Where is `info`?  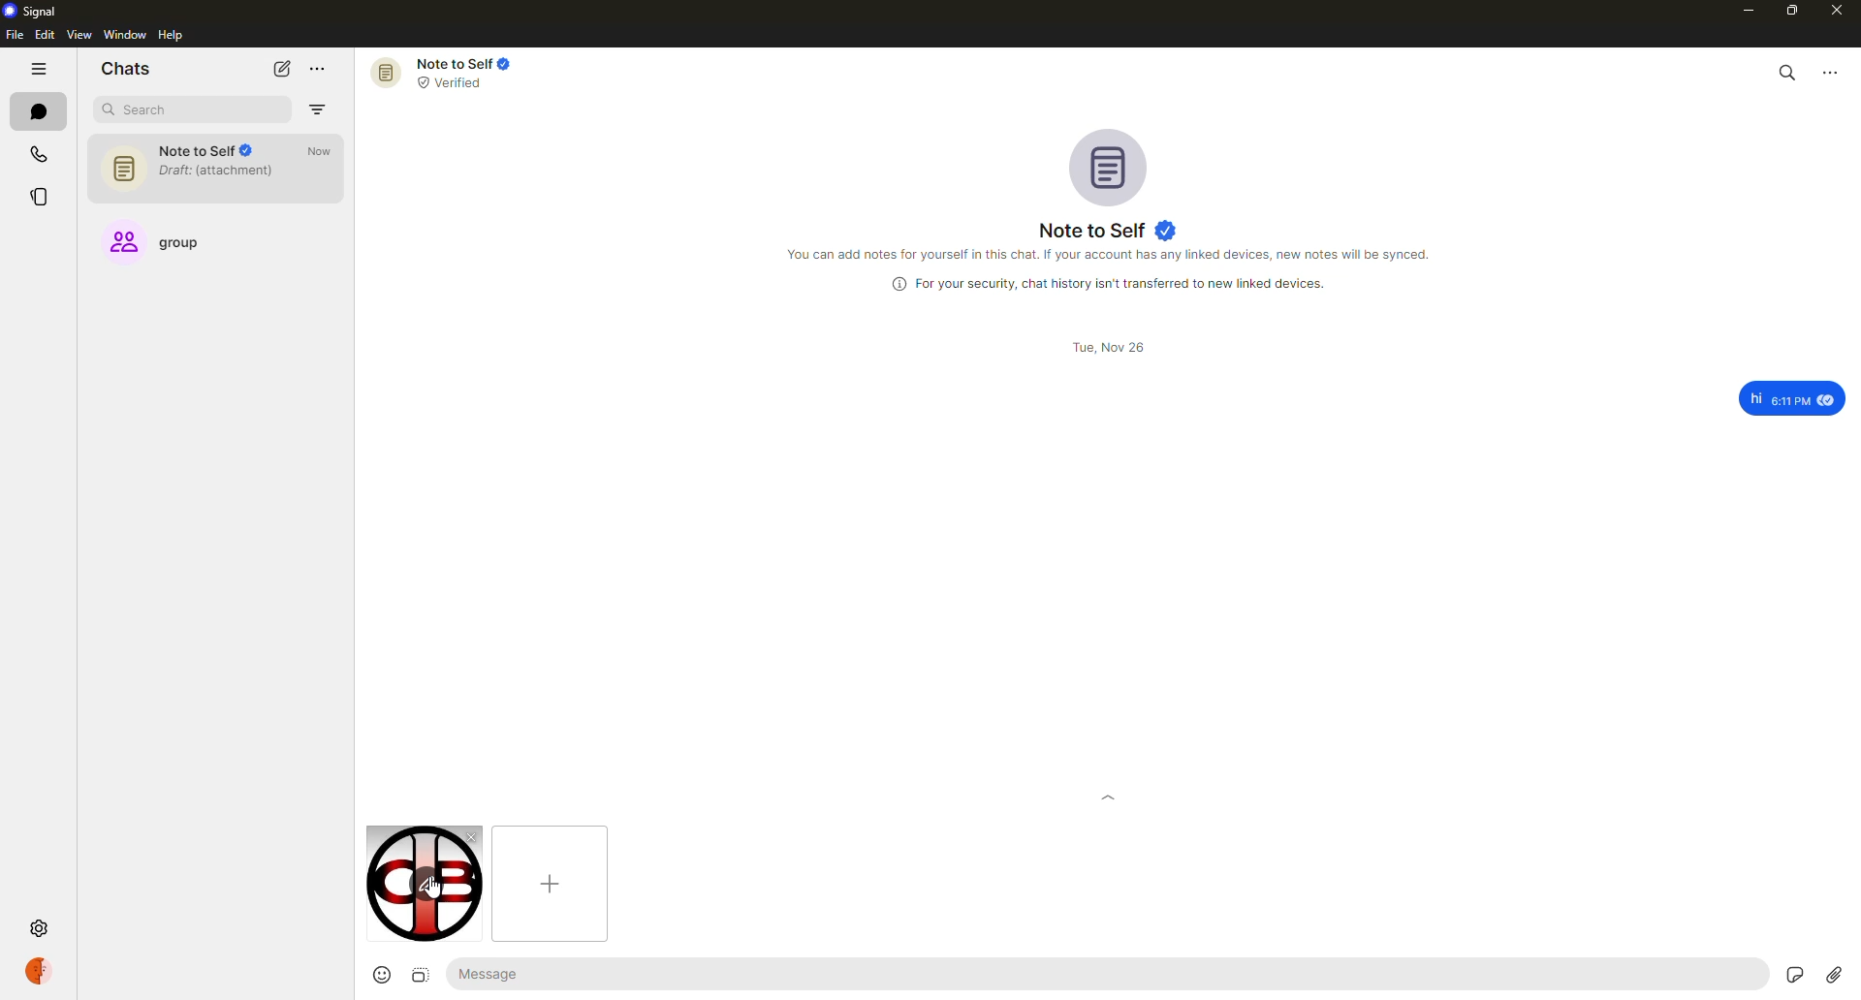
info is located at coordinates (1105, 284).